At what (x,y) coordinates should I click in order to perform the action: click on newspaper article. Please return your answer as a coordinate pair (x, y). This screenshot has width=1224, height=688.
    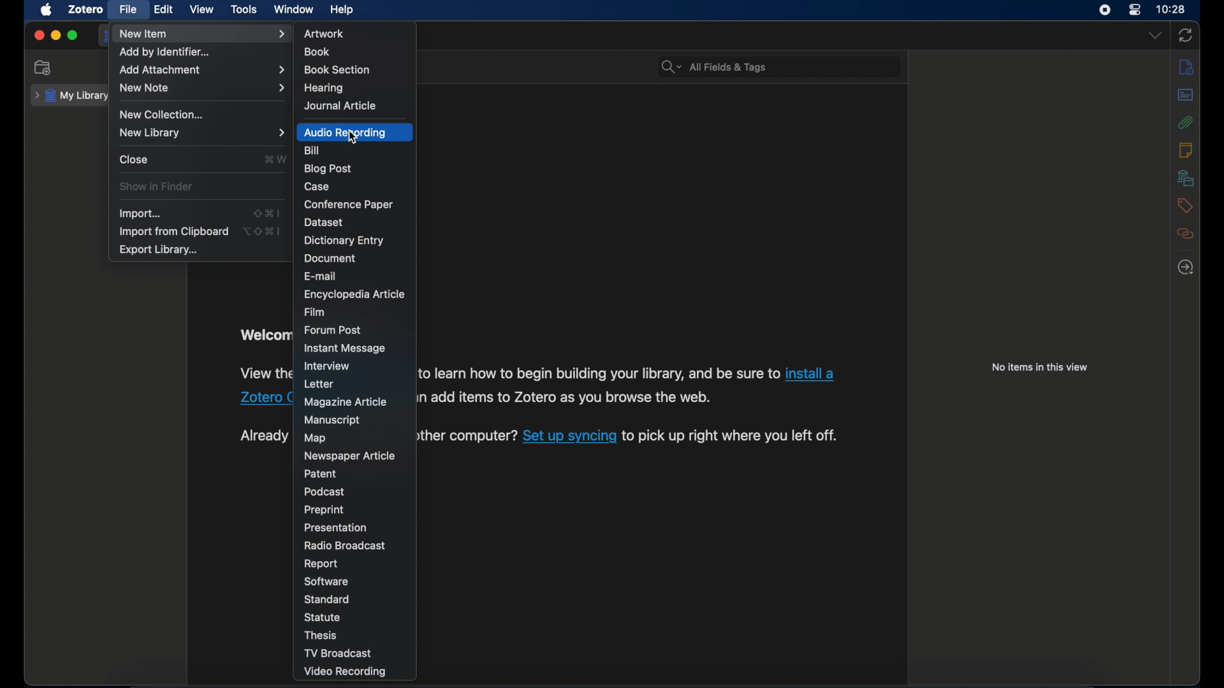
    Looking at the image, I should click on (349, 455).